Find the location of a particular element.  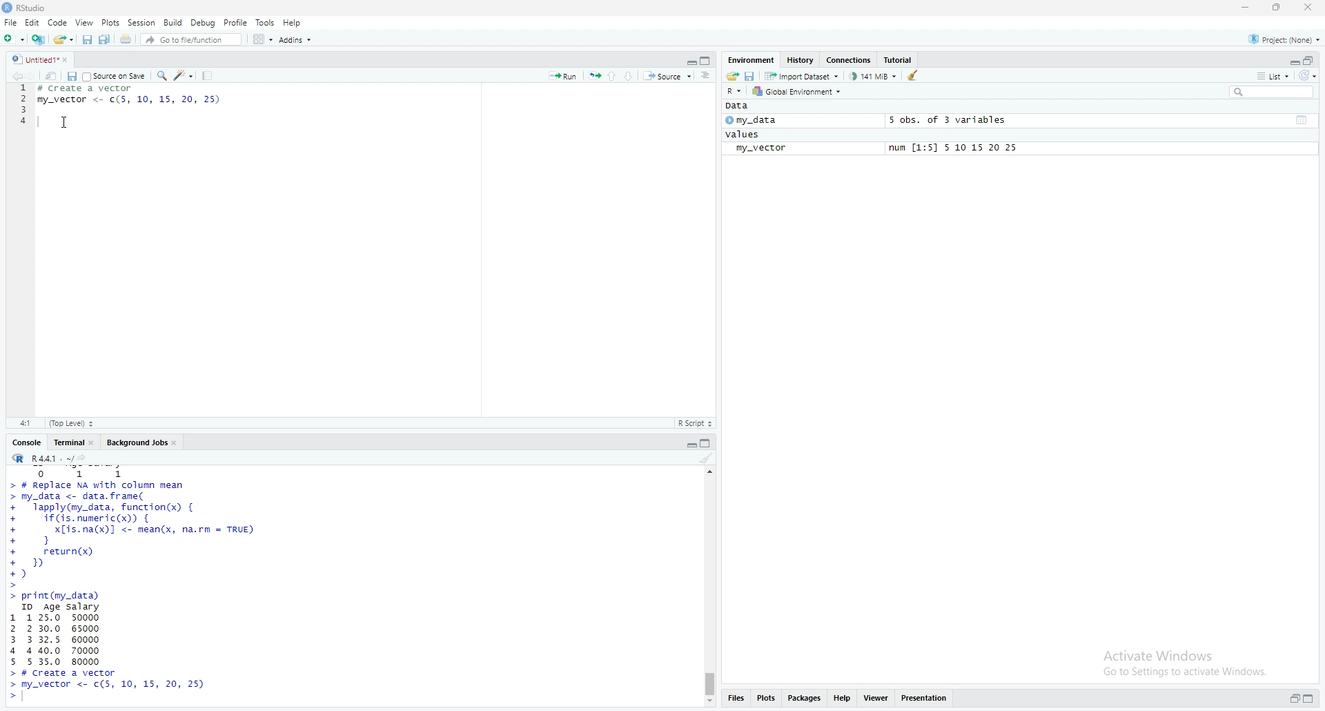

File is located at coordinates (9, 23).